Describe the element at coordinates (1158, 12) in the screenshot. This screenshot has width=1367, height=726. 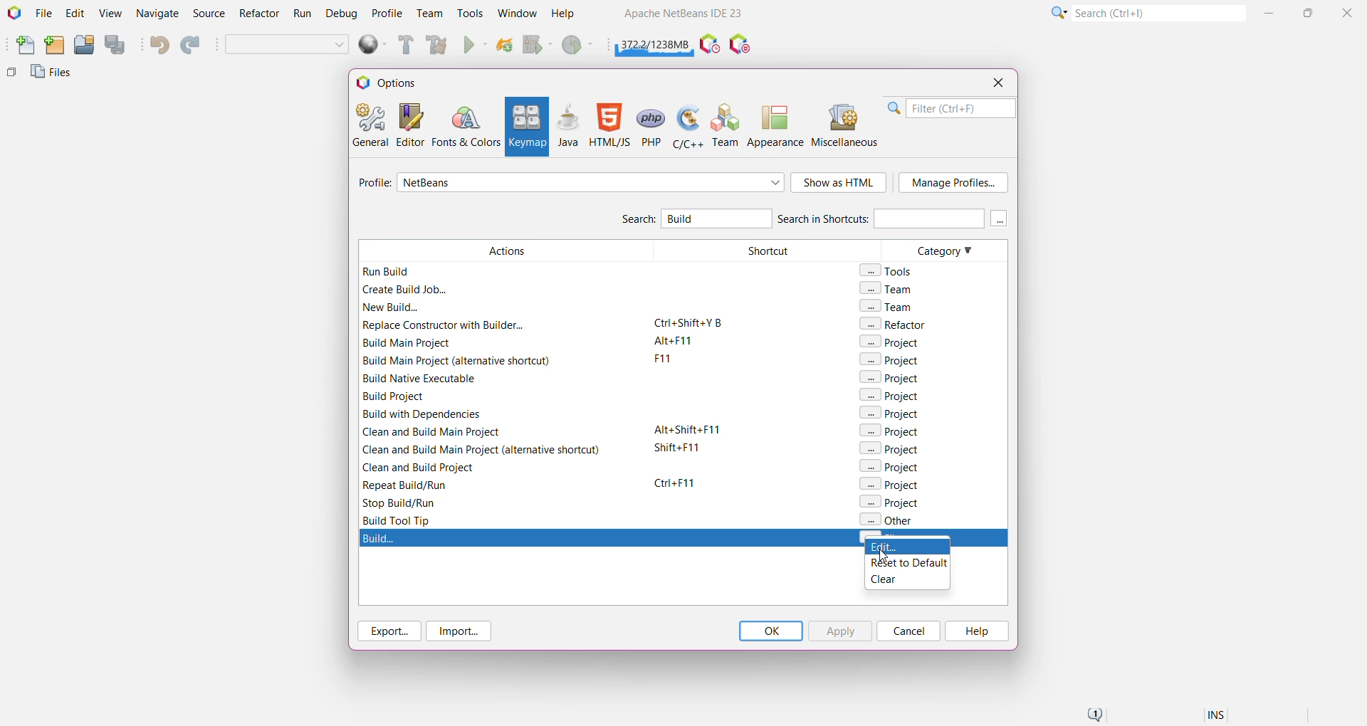
I see `Search` at that location.